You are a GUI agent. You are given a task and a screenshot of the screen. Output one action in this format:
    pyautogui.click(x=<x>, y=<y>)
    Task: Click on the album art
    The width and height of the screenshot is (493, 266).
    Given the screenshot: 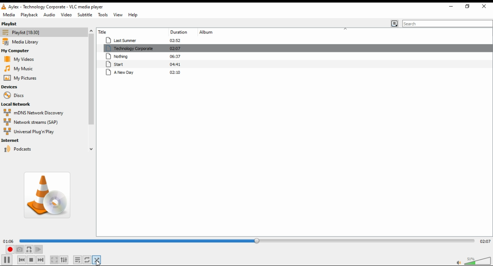 What is the action you would take?
    pyautogui.click(x=48, y=194)
    